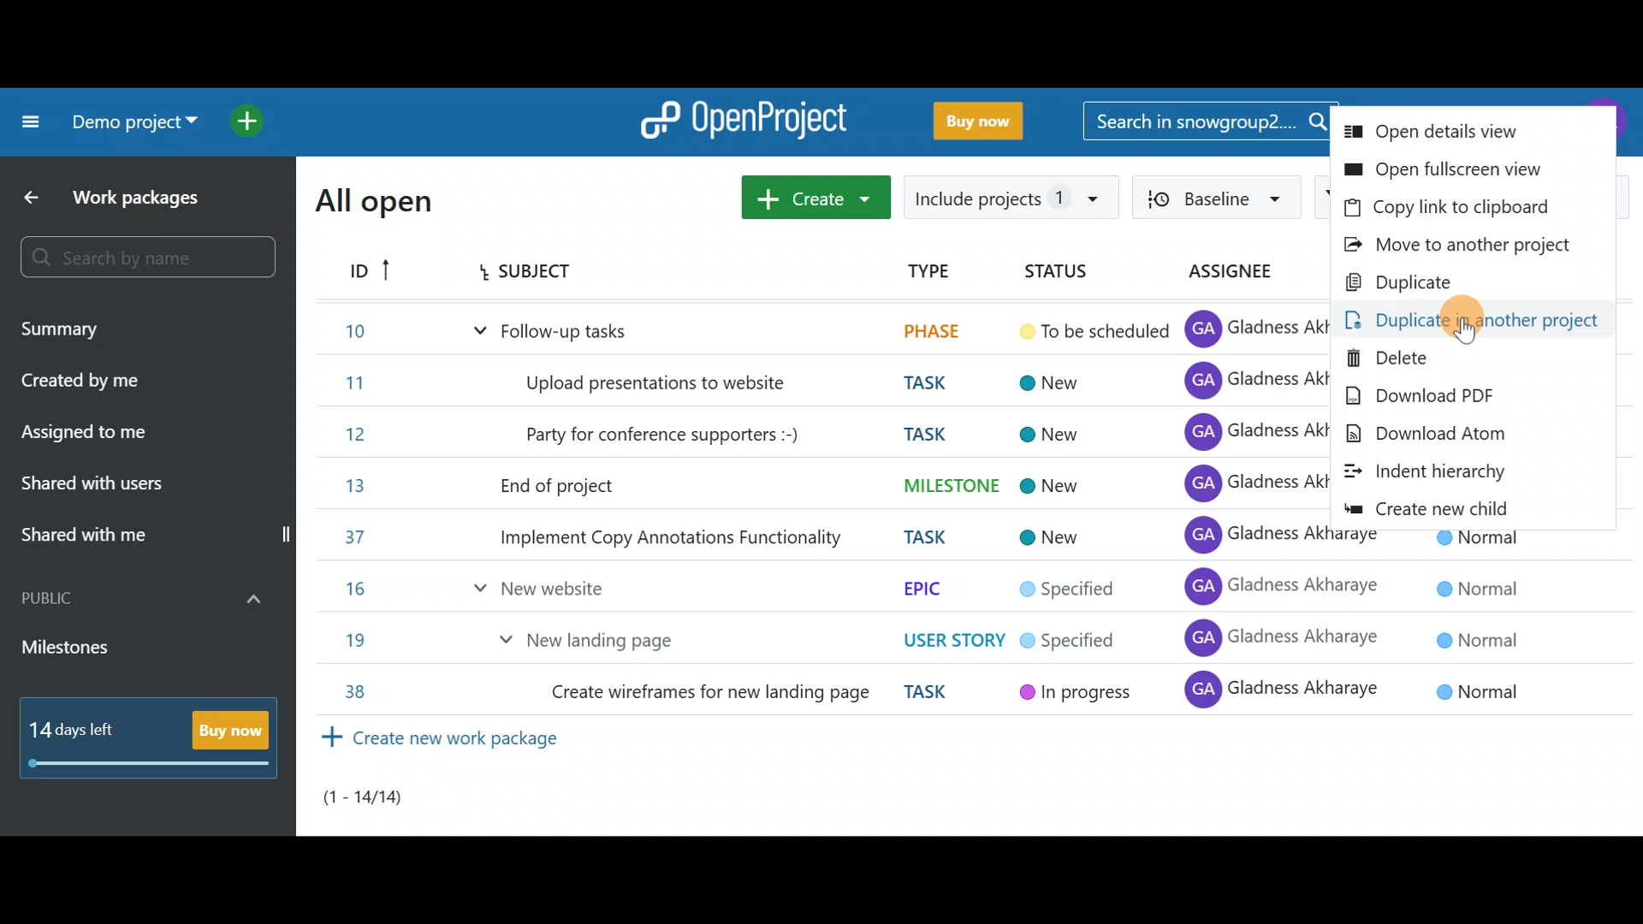 The height and width of the screenshot is (924, 1643). What do you see at coordinates (661, 384) in the screenshot?
I see `Upload presentations to website` at bounding box center [661, 384].